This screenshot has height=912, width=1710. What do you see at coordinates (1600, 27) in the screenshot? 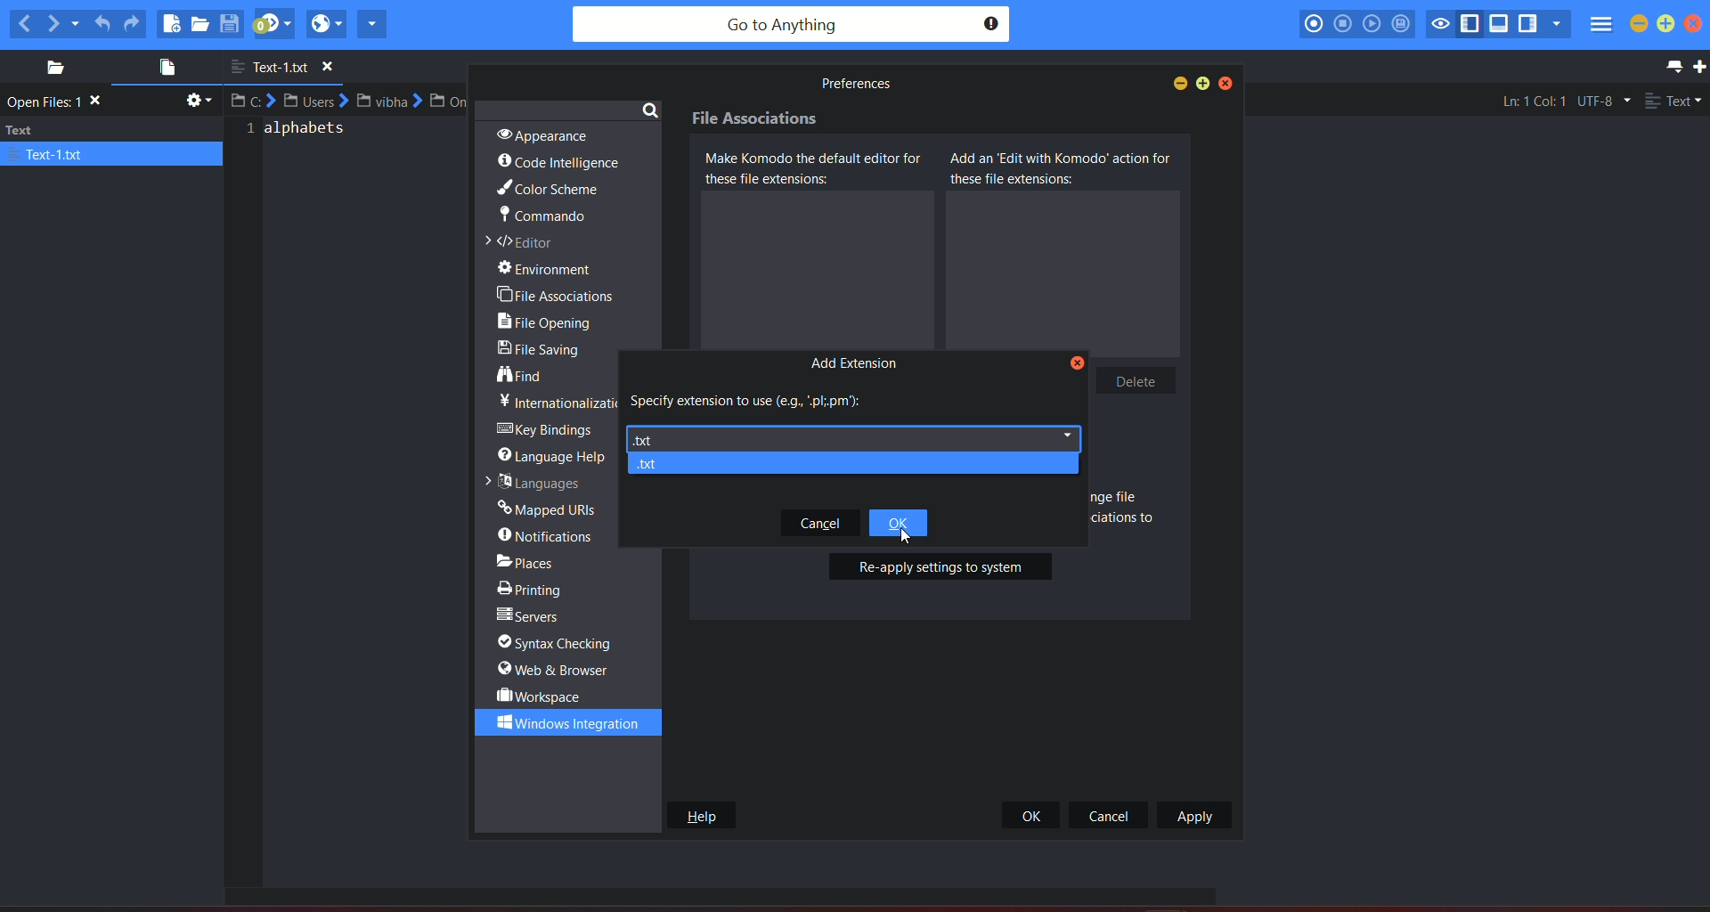
I see `menu` at bounding box center [1600, 27].